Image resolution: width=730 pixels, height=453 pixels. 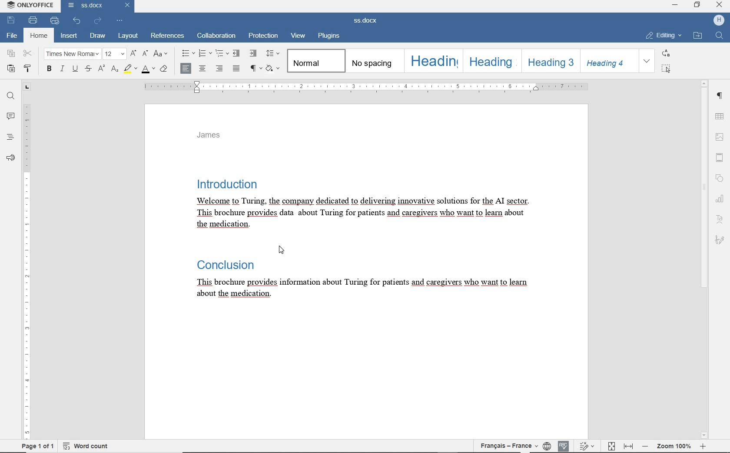 I want to click on DECREASE INDENT, so click(x=237, y=54).